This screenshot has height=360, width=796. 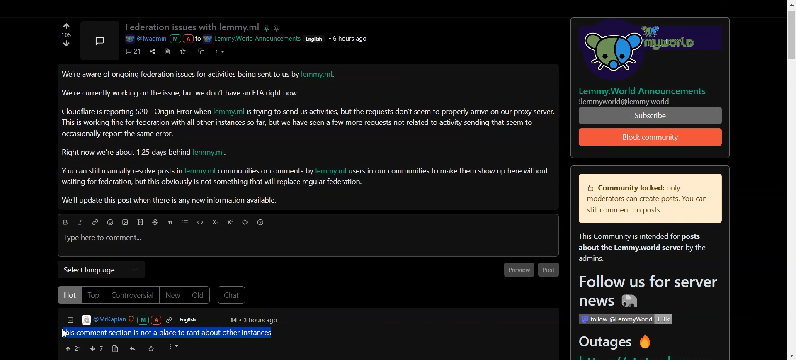 I want to click on Outages ®, so click(x=616, y=343).